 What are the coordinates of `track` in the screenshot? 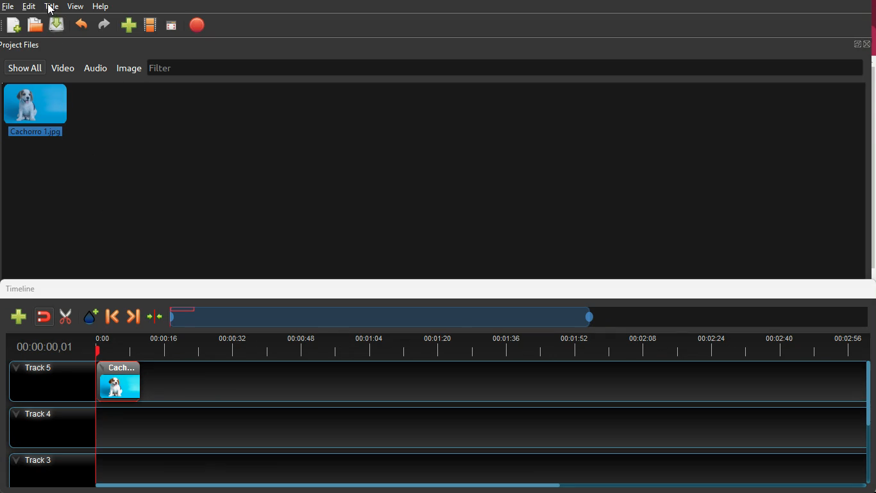 It's located at (503, 382).